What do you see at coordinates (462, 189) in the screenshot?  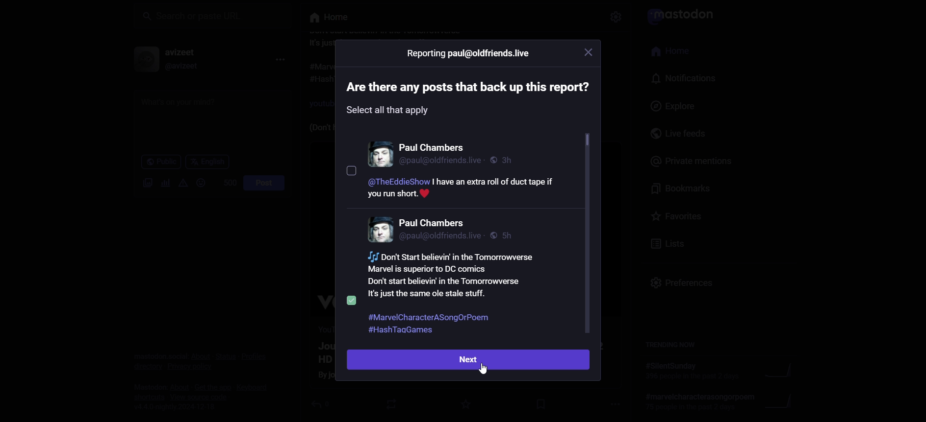 I see `` at bounding box center [462, 189].